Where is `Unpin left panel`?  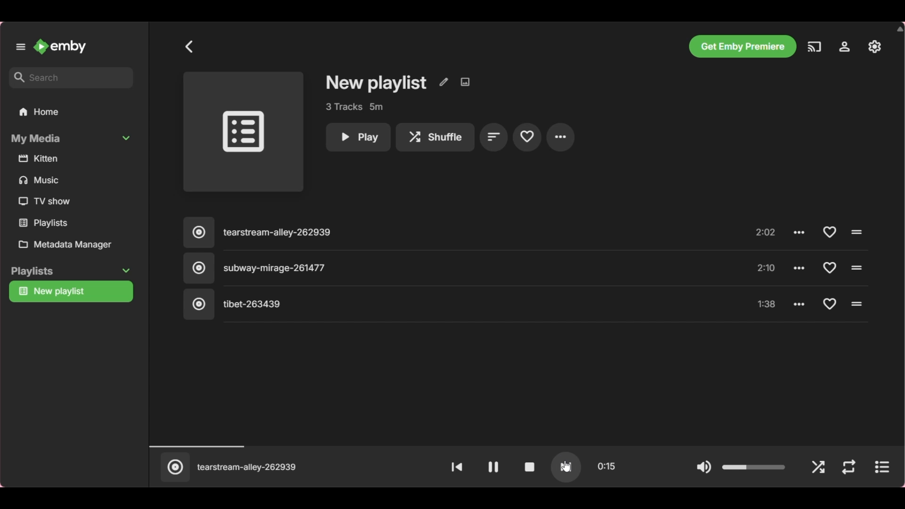
Unpin left panel is located at coordinates (20, 47).